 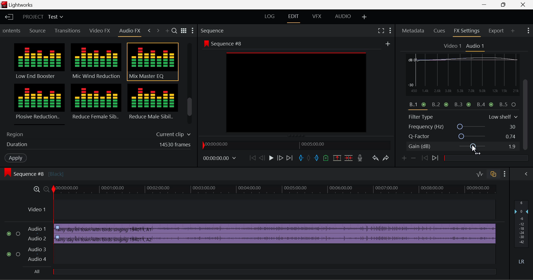 I want to click on Audio FX , so click(x=130, y=31).